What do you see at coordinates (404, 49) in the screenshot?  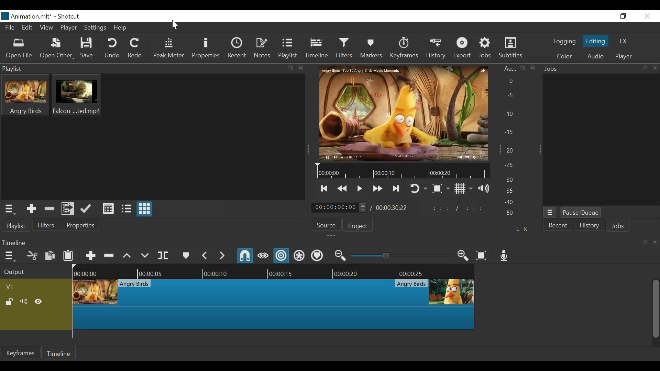 I see `Keyframes` at bounding box center [404, 49].